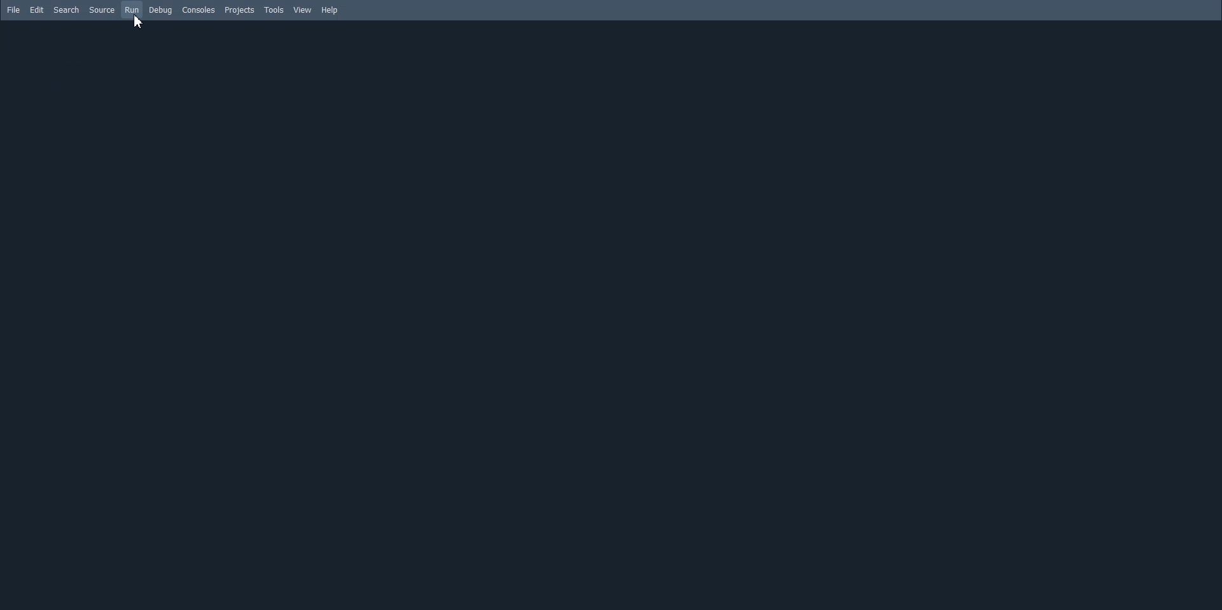 This screenshot has width=1222, height=610. What do you see at coordinates (13, 9) in the screenshot?
I see `File` at bounding box center [13, 9].